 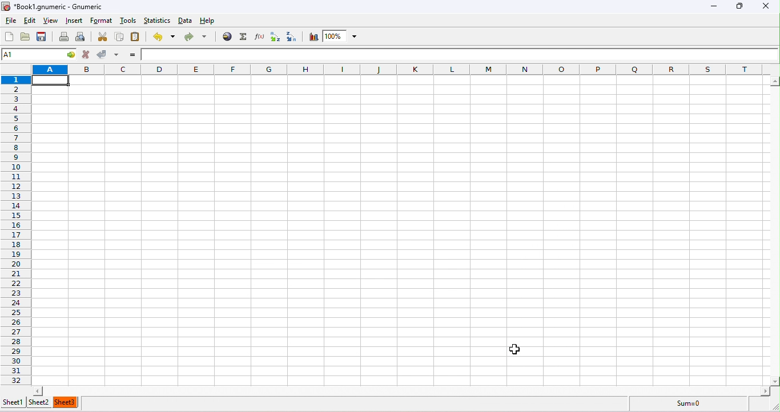 I want to click on chart, so click(x=312, y=36).